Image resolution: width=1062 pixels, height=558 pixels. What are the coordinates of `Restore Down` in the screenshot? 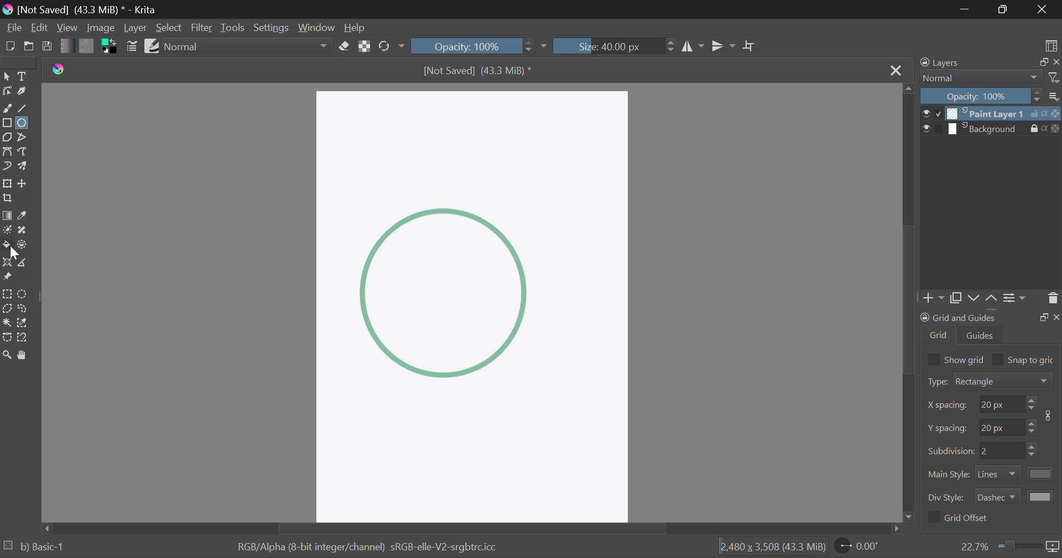 It's located at (966, 9).